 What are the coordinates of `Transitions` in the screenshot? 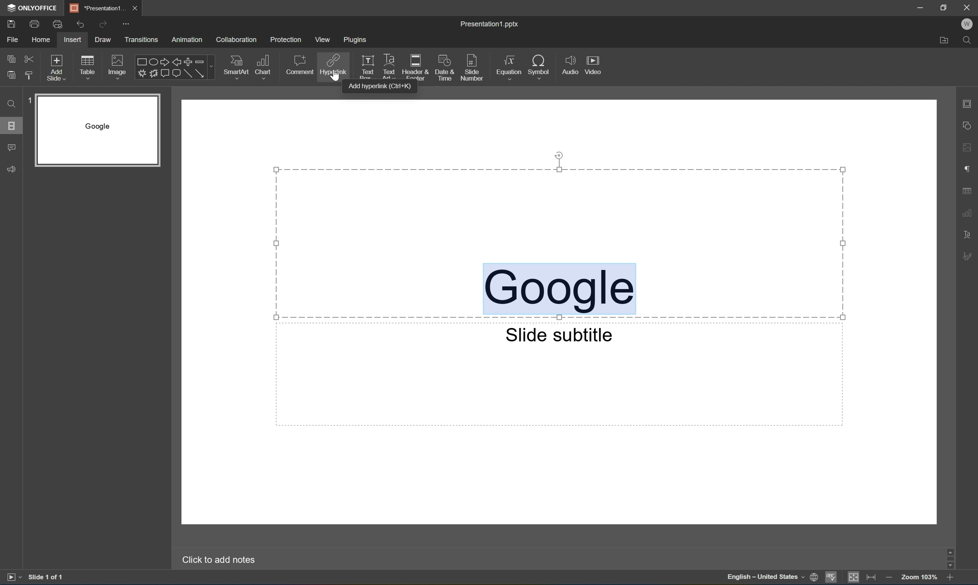 It's located at (142, 40).